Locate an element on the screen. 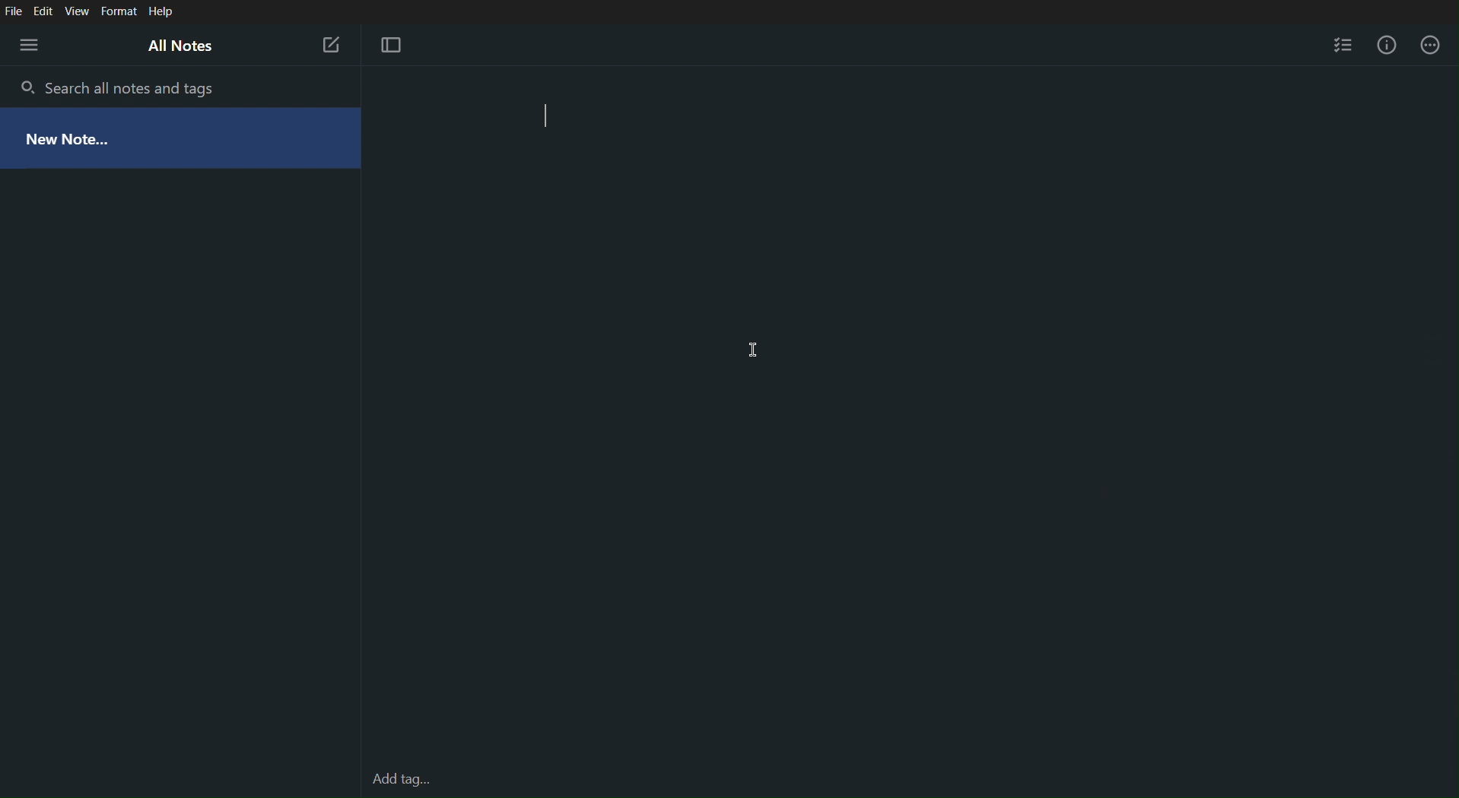   is located at coordinates (399, 779).